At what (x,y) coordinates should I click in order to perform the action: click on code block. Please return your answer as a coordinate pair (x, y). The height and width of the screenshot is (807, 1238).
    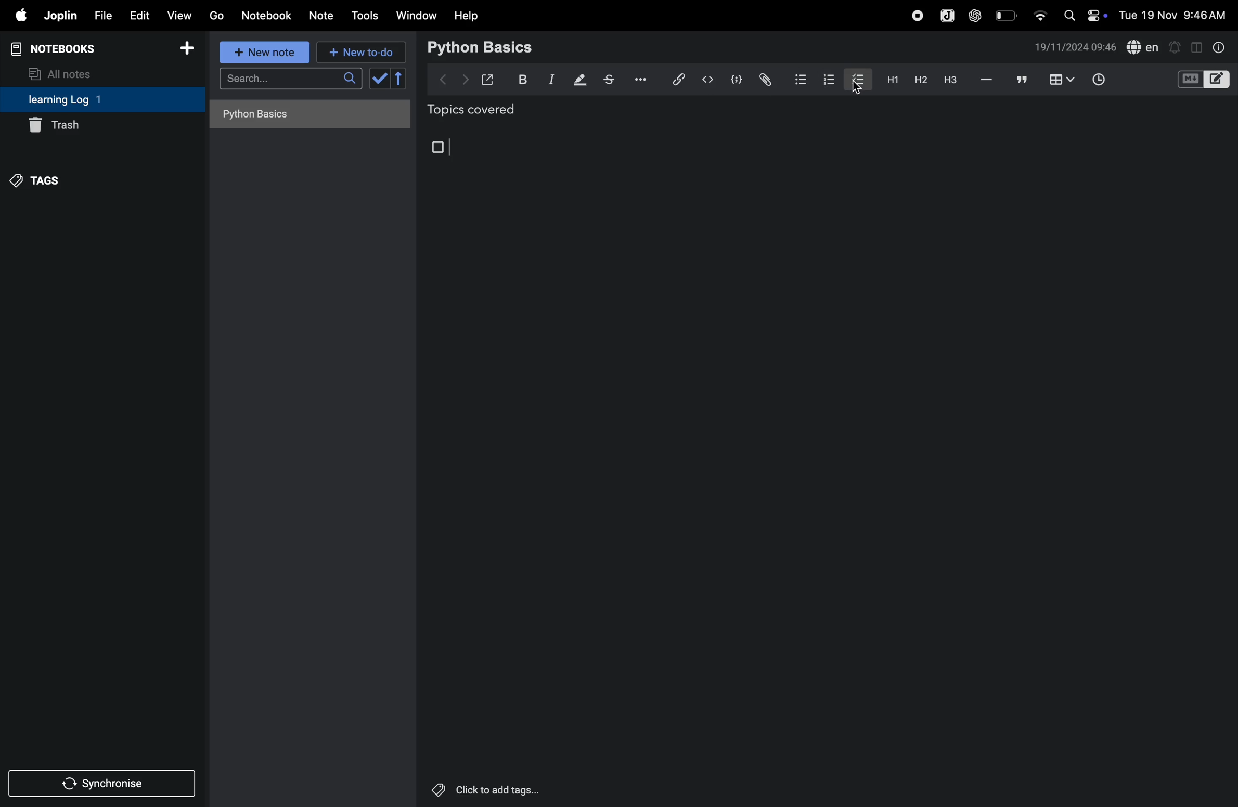
    Looking at the image, I should click on (1203, 81).